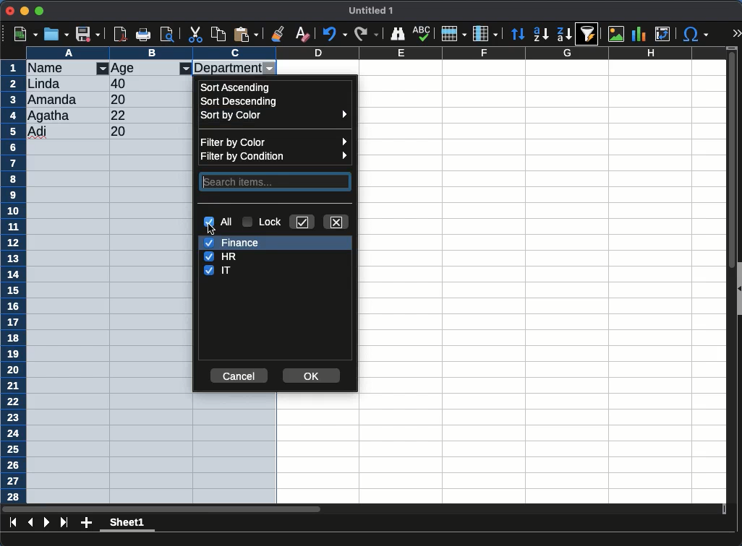 Image resolution: width=742 pixels, height=546 pixels. Describe the element at coordinates (43, 84) in the screenshot. I see `linda` at that location.